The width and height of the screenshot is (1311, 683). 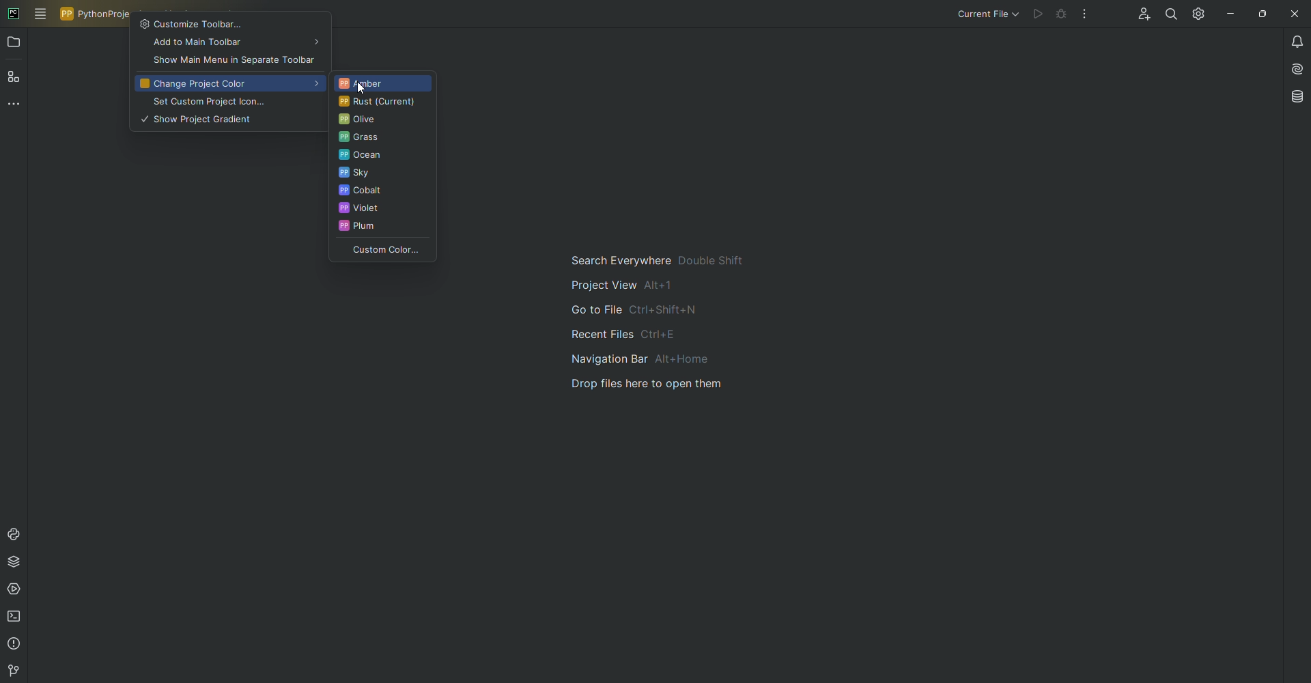 What do you see at coordinates (16, 533) in the screenshot?
I see `Console` at bounding box center [16, 533].